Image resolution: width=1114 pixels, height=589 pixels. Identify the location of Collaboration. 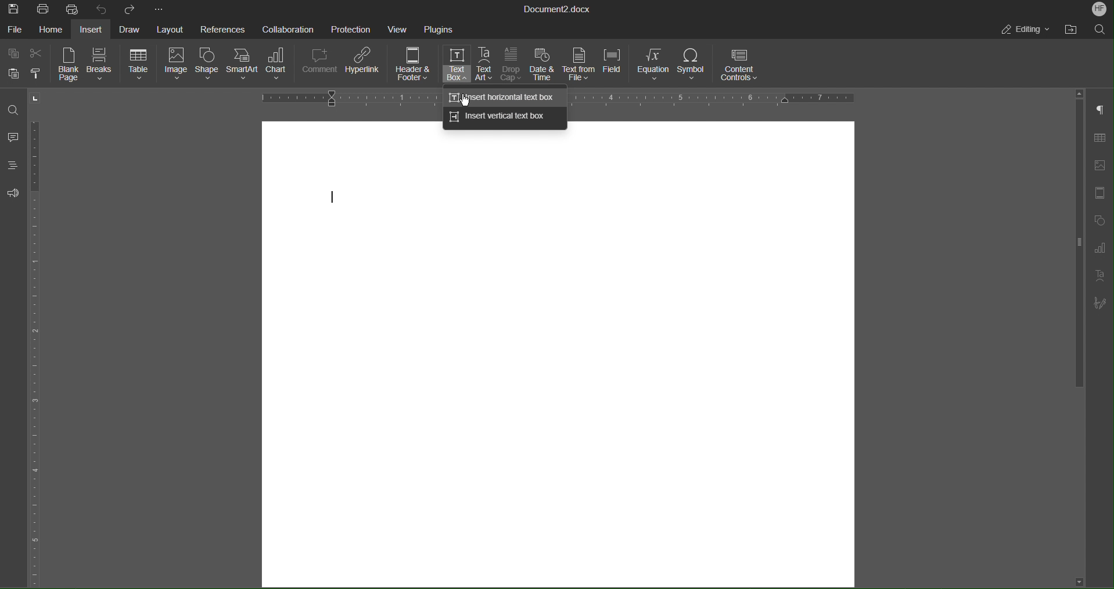
(286, 28).